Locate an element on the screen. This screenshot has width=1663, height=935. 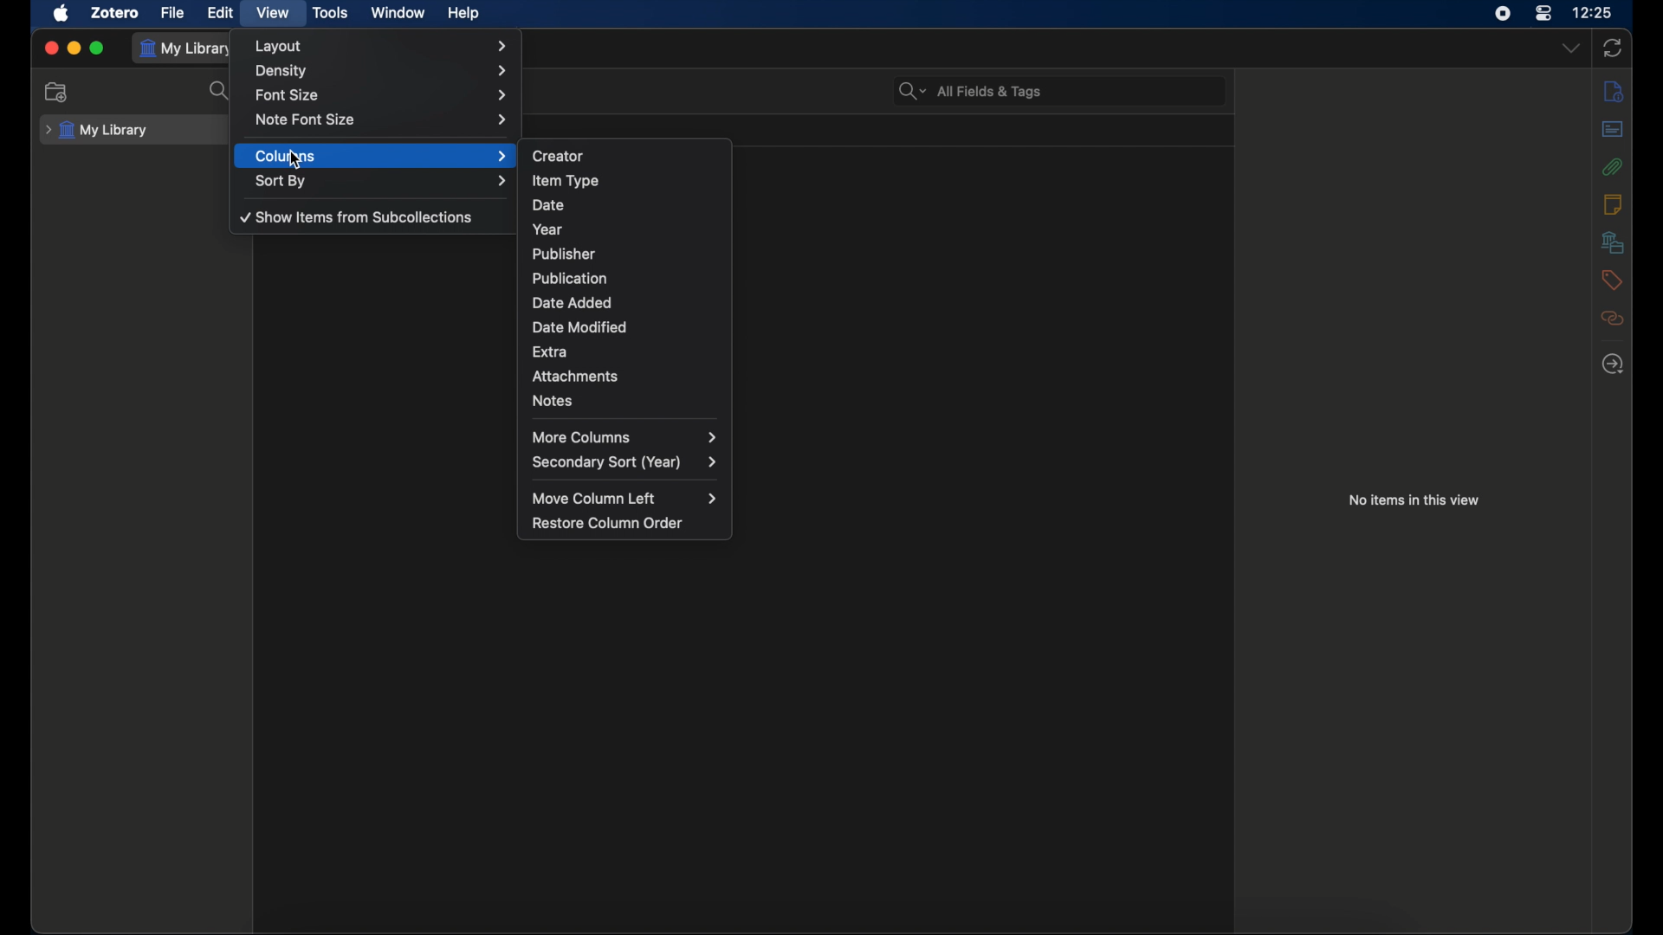
minimize is located at coordinates (73, 48).